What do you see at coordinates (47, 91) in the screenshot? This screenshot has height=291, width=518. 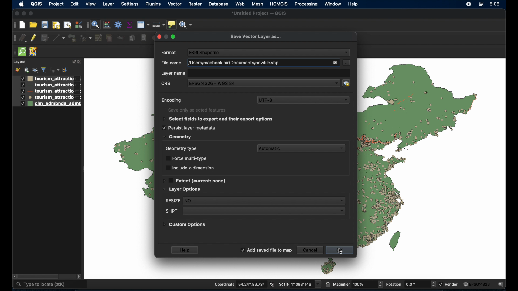 I see `layer 3` at bounding box center [47, 91].